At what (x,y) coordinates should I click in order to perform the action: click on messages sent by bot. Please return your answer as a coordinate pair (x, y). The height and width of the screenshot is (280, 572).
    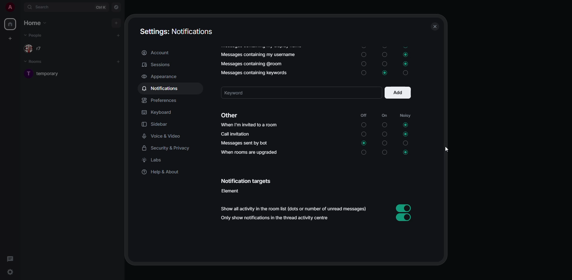
    Looking at the image, I should click on (244, 143).